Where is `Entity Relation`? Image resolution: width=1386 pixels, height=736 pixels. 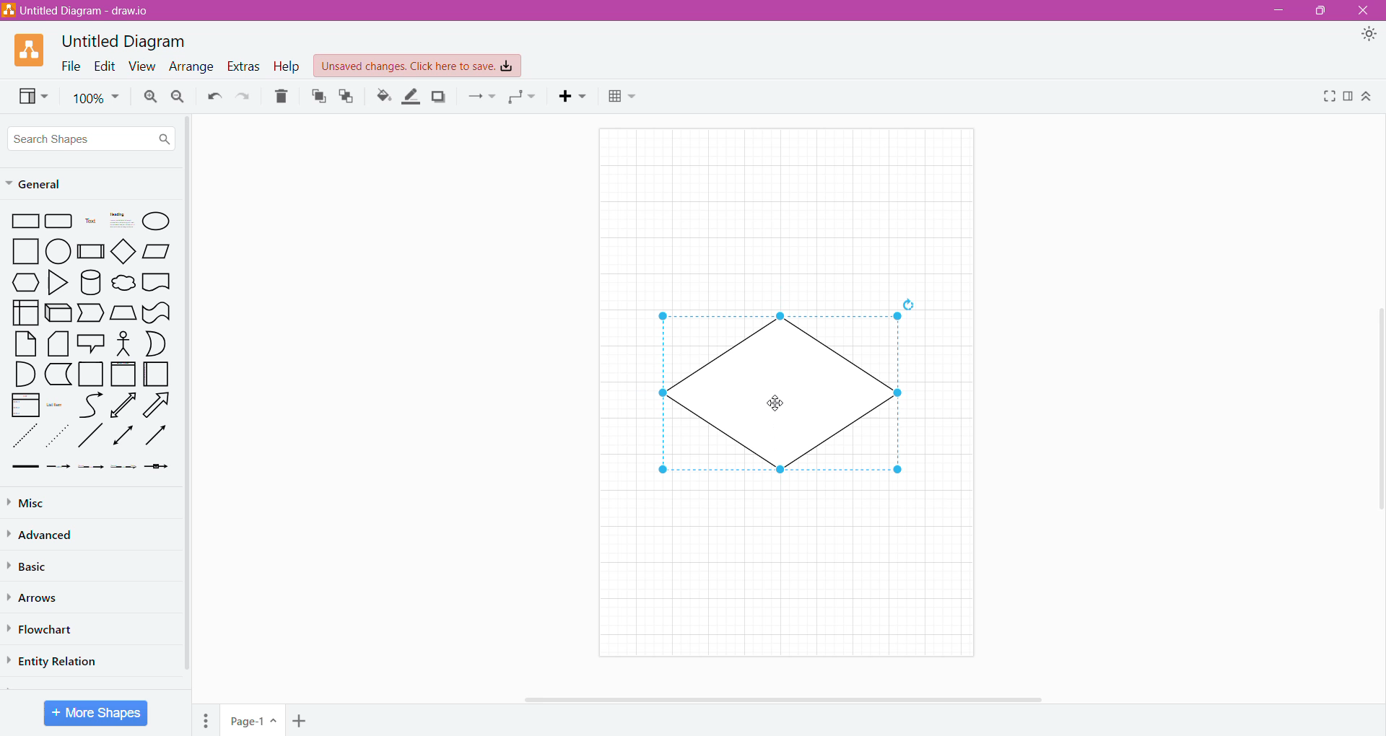 Entity Relation is located at coordinates (56, 660).